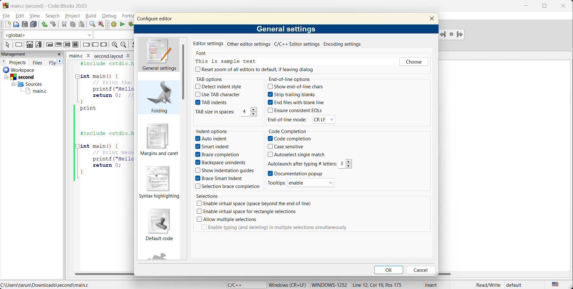 The image size is (573, 289). I want to click on , so click(19, 77).